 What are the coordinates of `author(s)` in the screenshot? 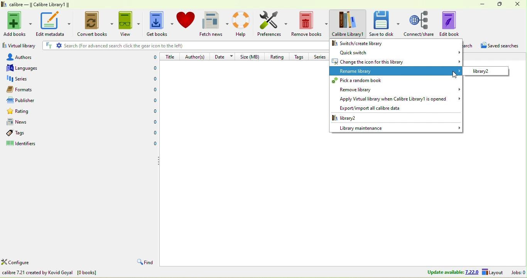 It's located at (196, 56).